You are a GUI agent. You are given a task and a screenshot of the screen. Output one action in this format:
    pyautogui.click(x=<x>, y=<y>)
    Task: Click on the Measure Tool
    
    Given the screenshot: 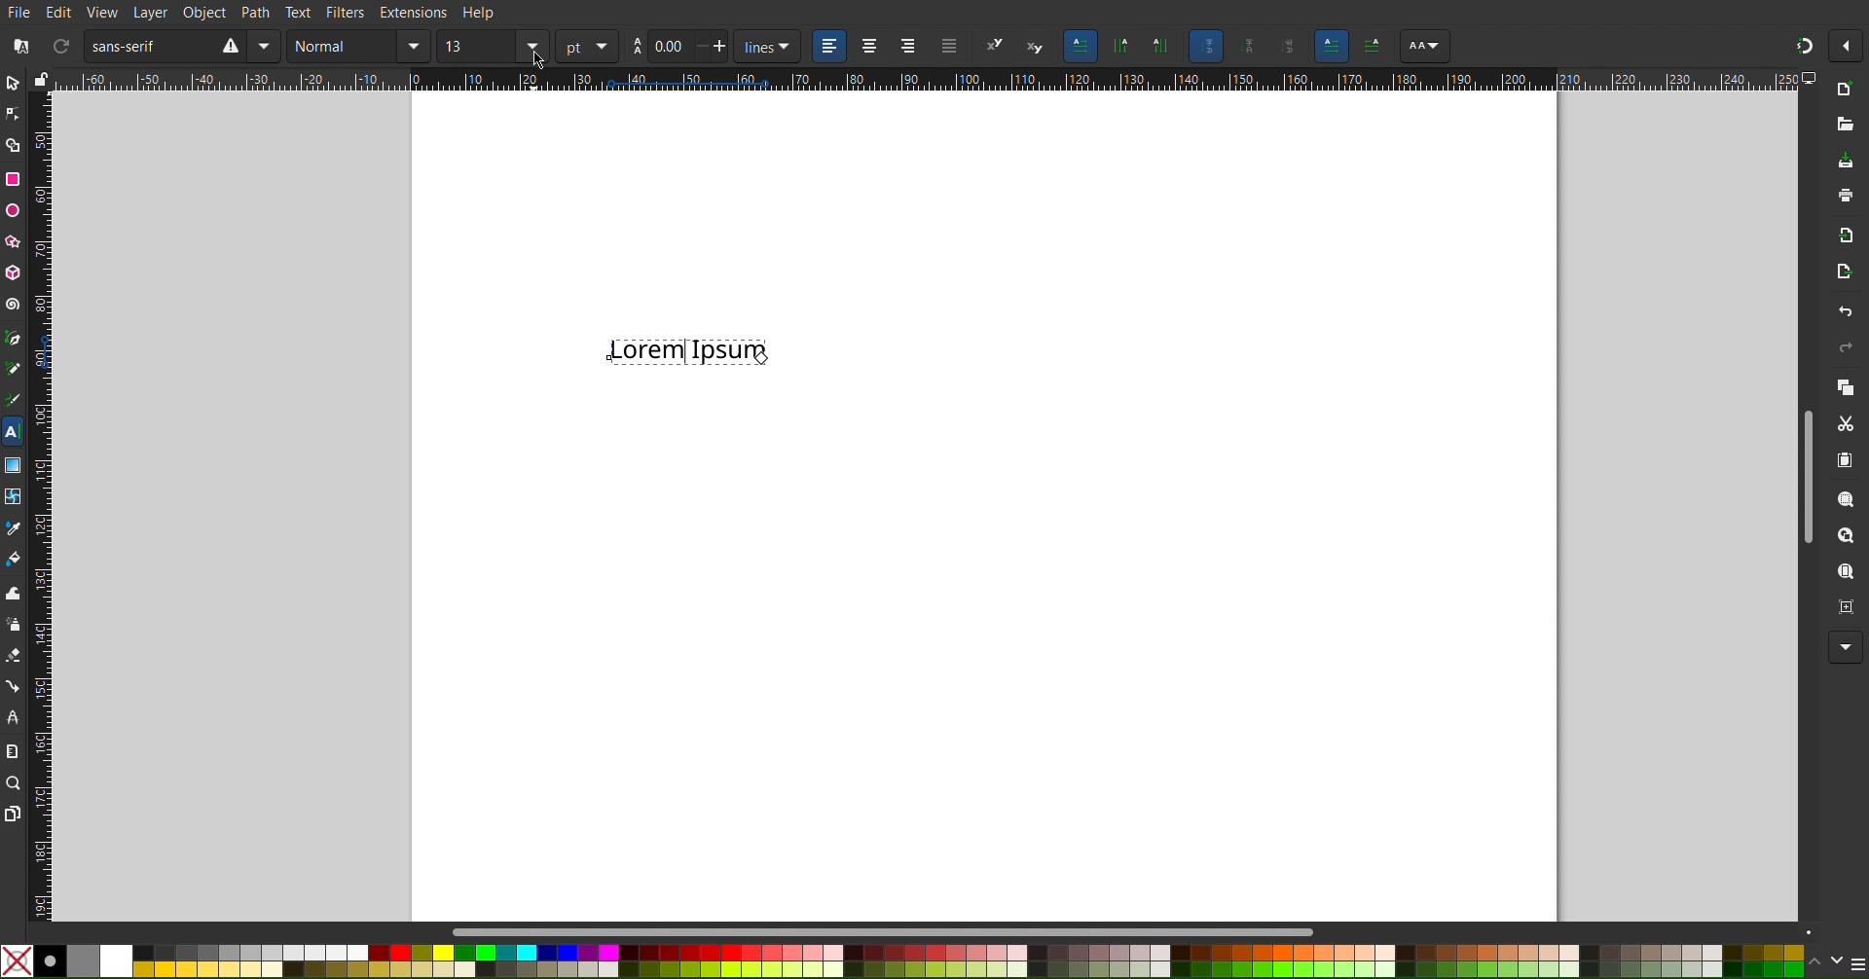 What is the action you would take?
    pyautogui.click(x=12, y=749)
    